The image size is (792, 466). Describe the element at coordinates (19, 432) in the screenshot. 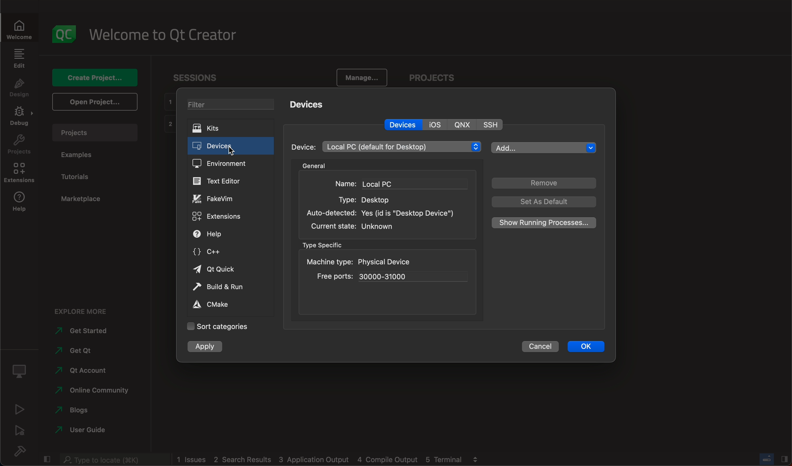

I see `debug` at that location.